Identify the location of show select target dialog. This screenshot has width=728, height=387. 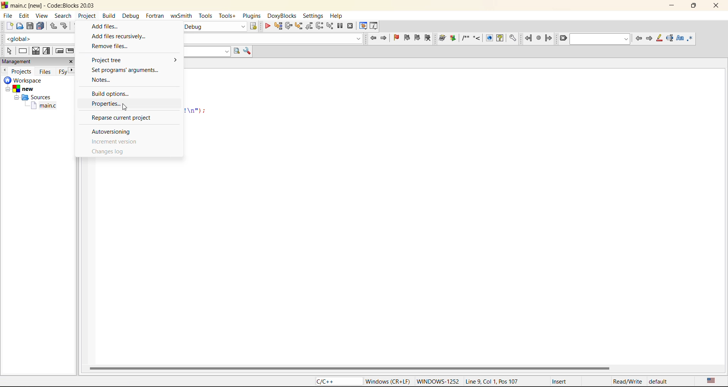
(254, 27).